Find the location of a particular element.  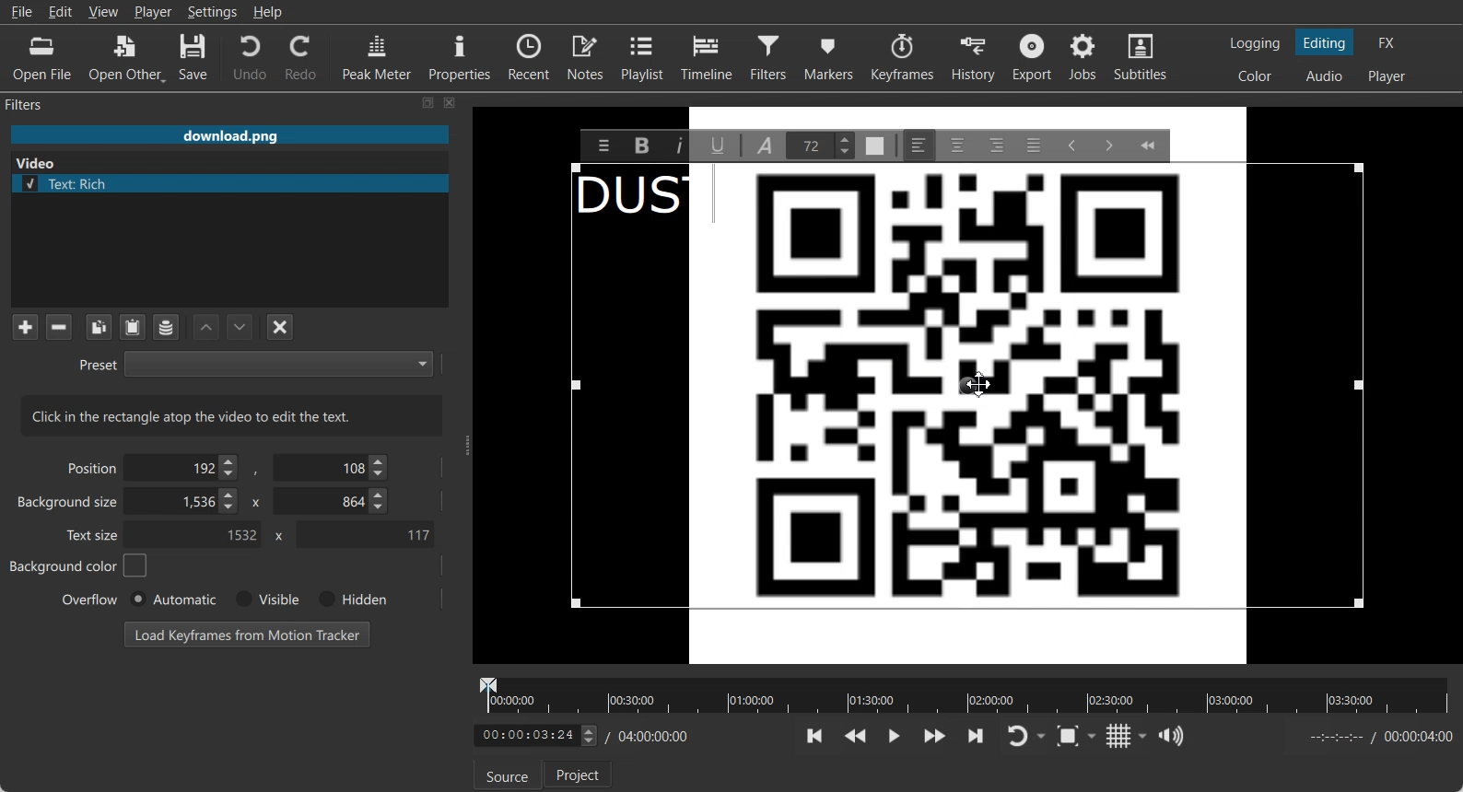

Close is located at coordinates (451, 102).